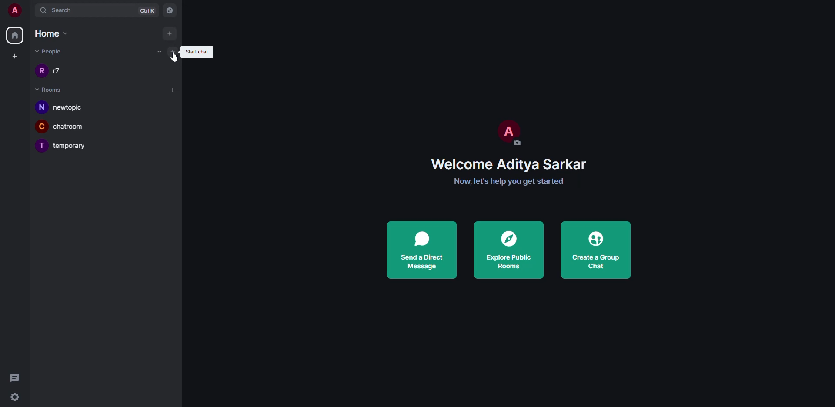  I want to click on temporary, so click(74, 146).